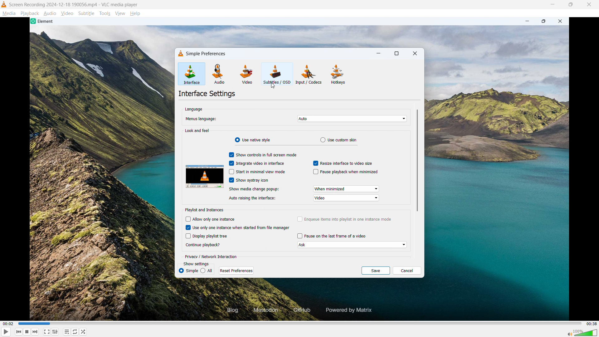 The height and width of the screenshot is (337, 599). I want to click on Show settings , so click(196, 264).